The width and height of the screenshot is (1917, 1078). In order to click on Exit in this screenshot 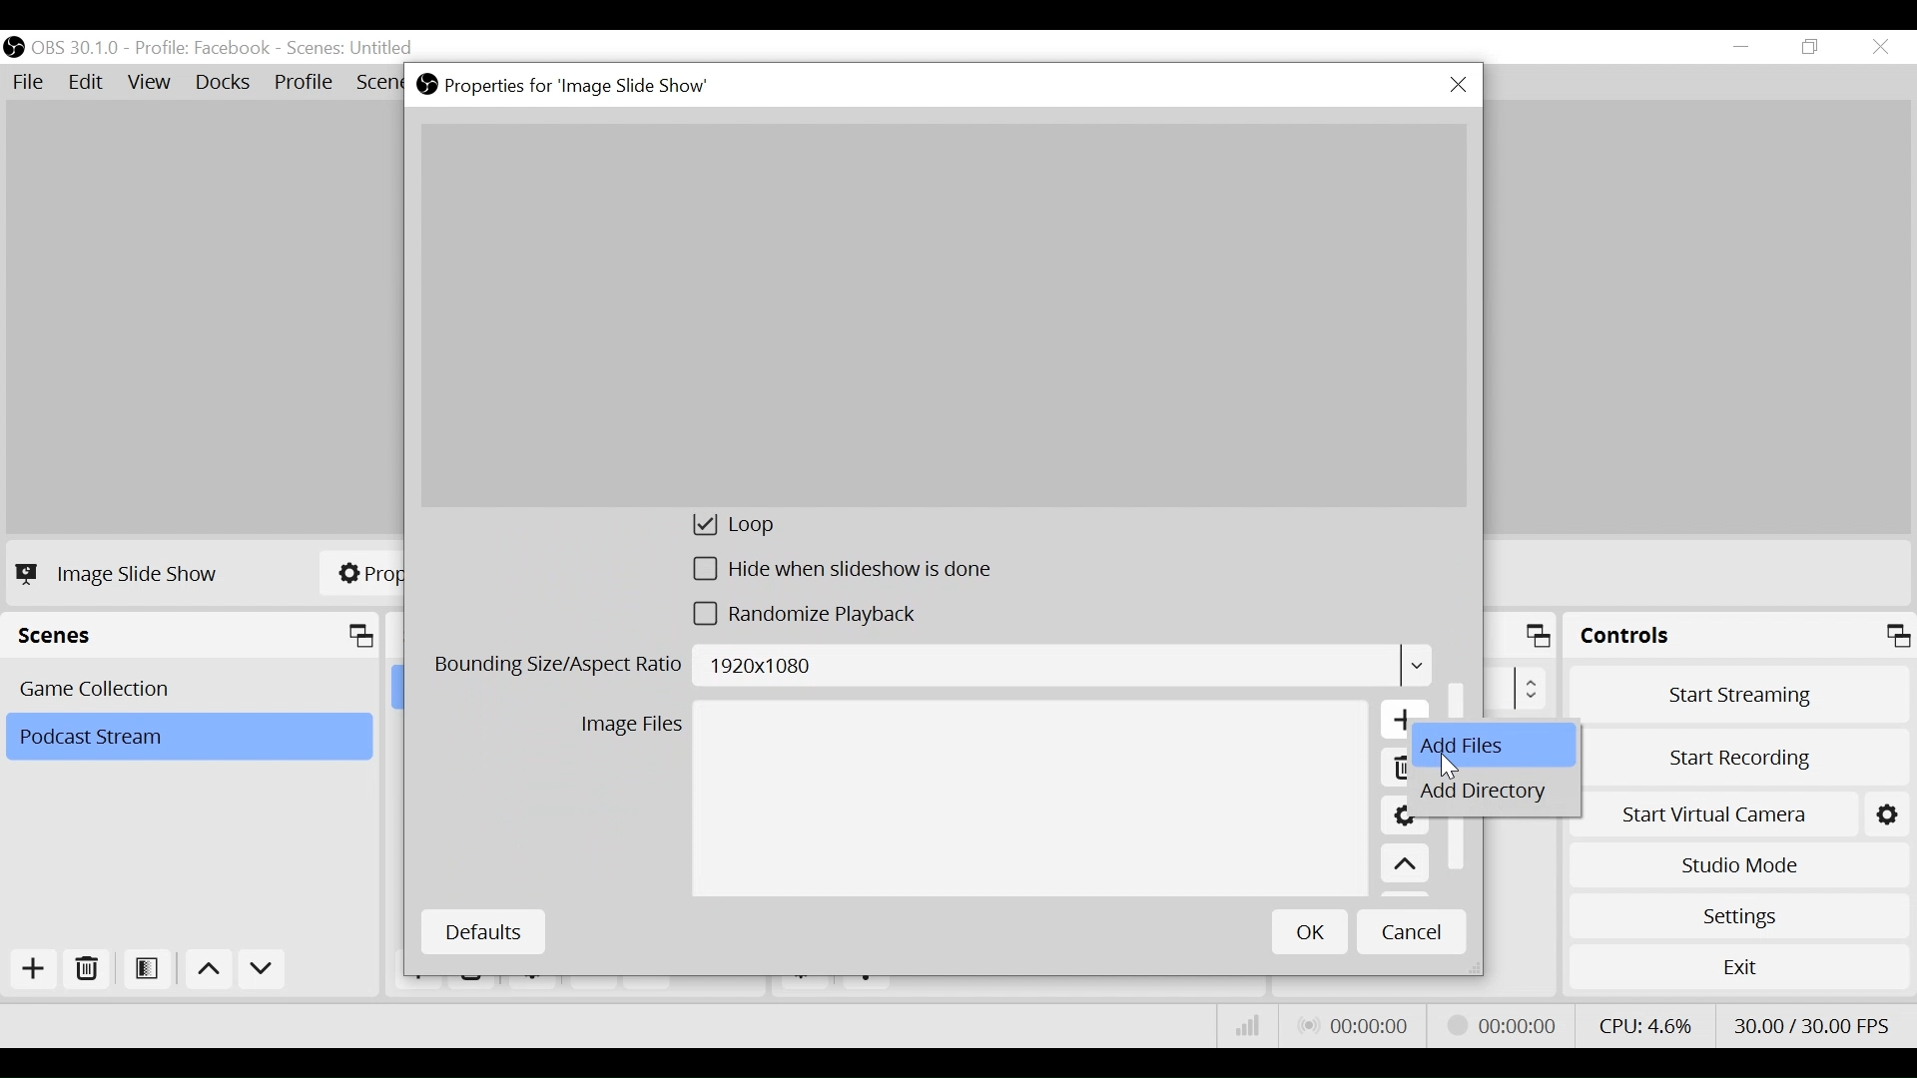, I will do `click(1739, 971)`.